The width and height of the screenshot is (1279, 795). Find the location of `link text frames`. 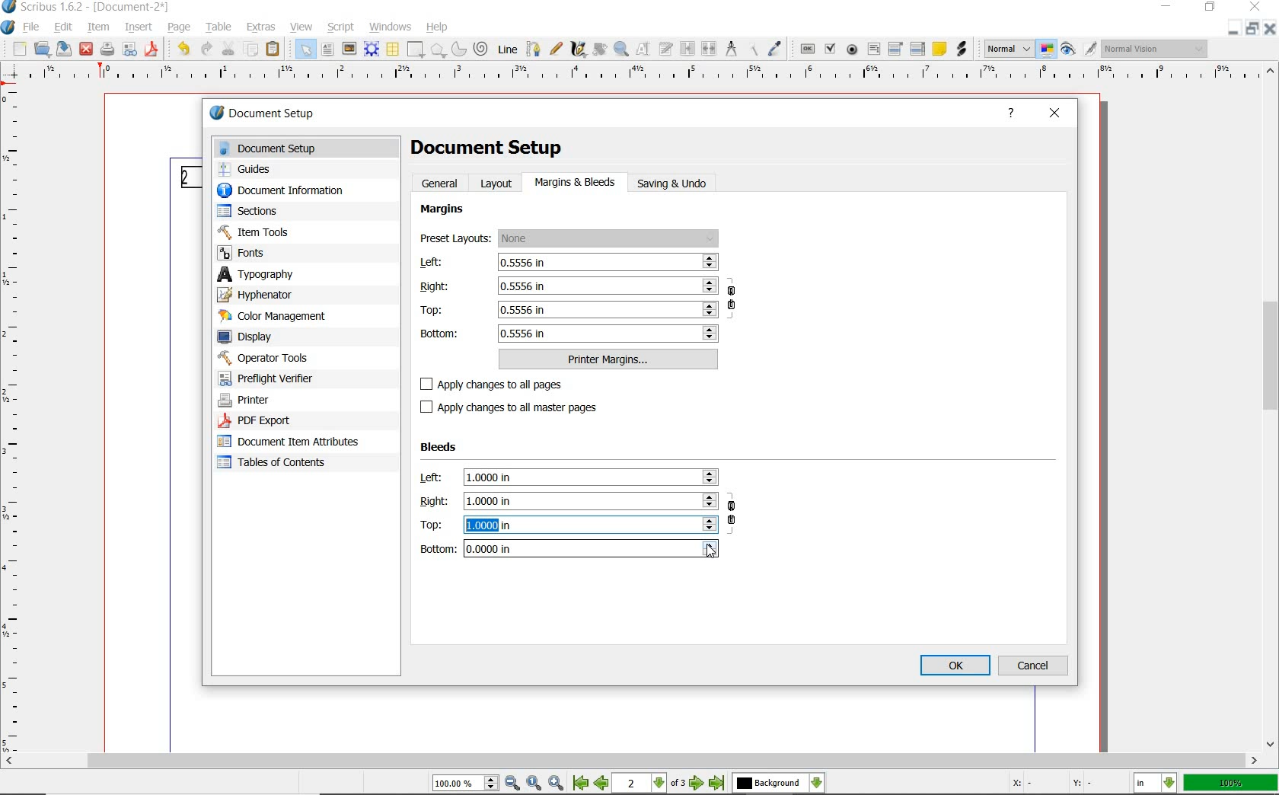

link text frames is located at coordinates (687, 49).